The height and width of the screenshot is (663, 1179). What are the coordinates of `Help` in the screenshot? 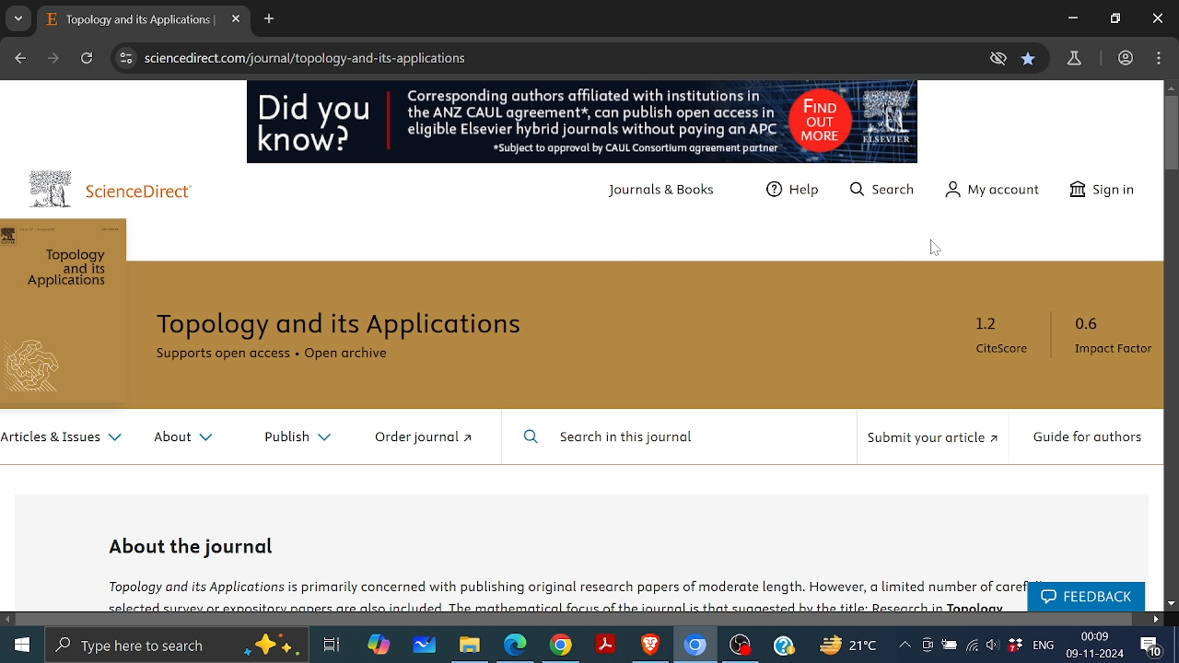 It's located at (784, 645).